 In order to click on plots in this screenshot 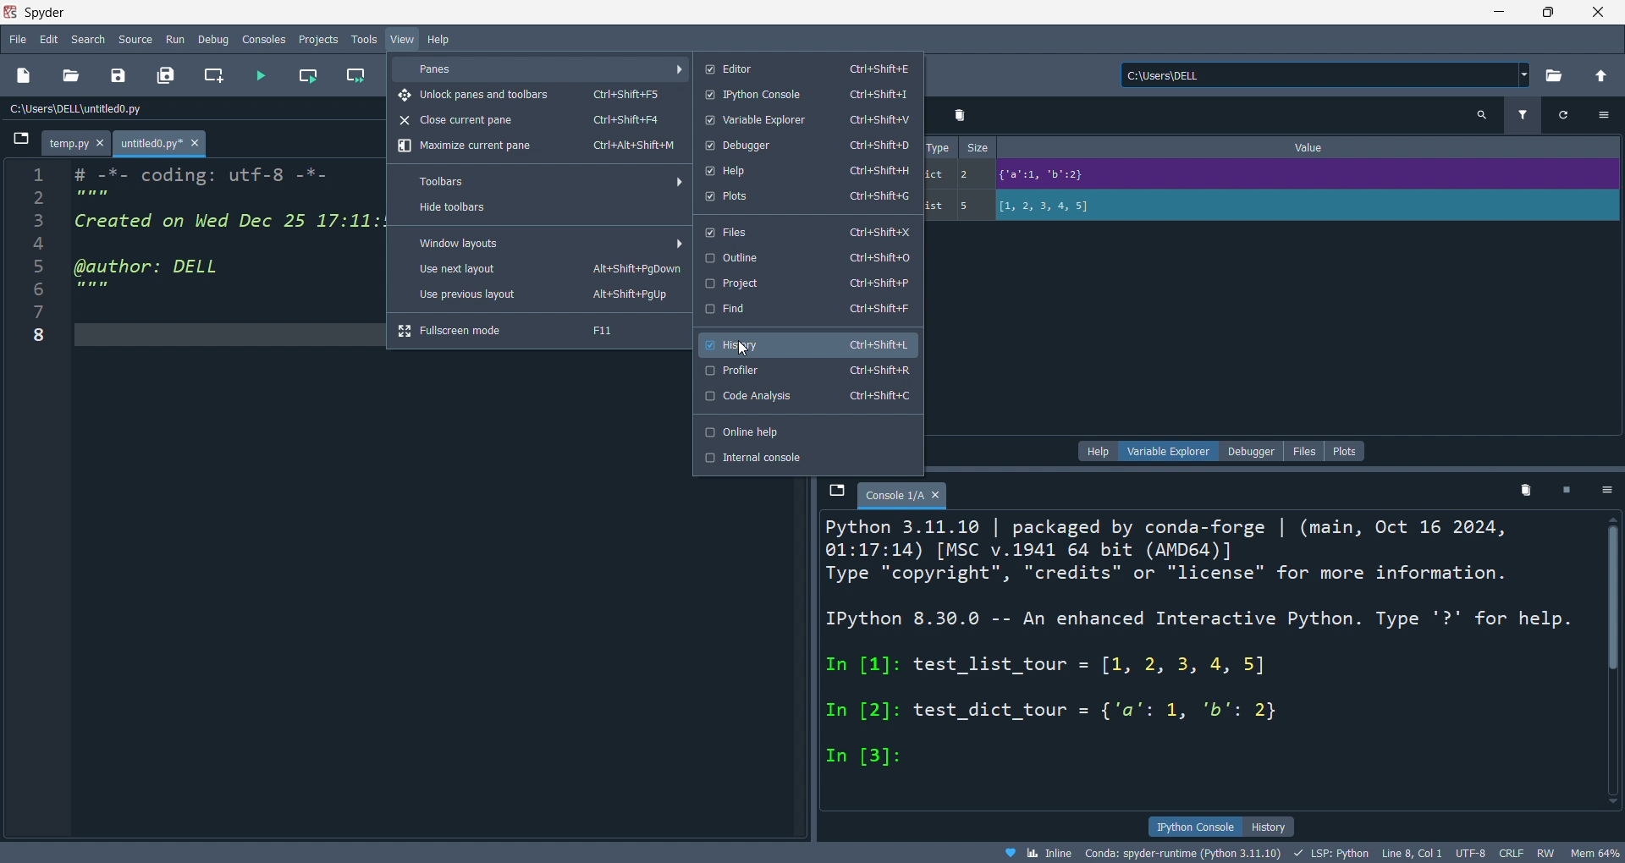, I will do `click(1346, 451)`.